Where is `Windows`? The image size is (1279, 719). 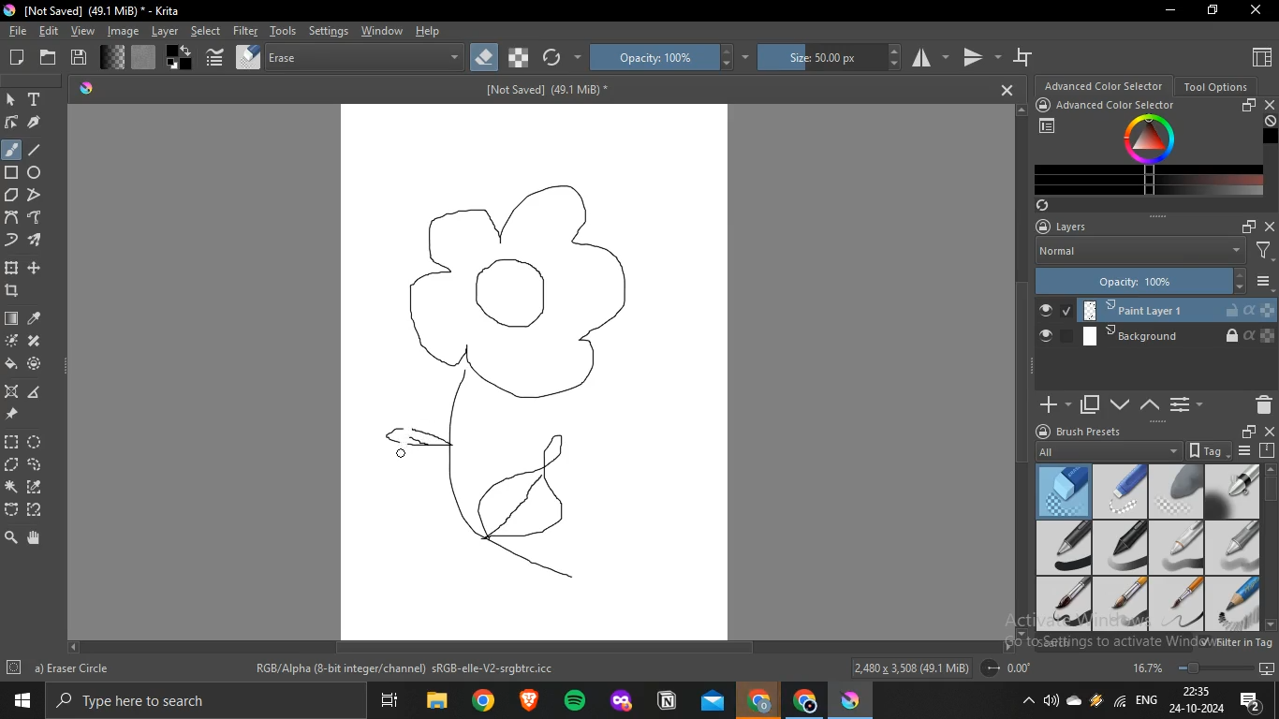
Windows is located at coordinates (19, 700).